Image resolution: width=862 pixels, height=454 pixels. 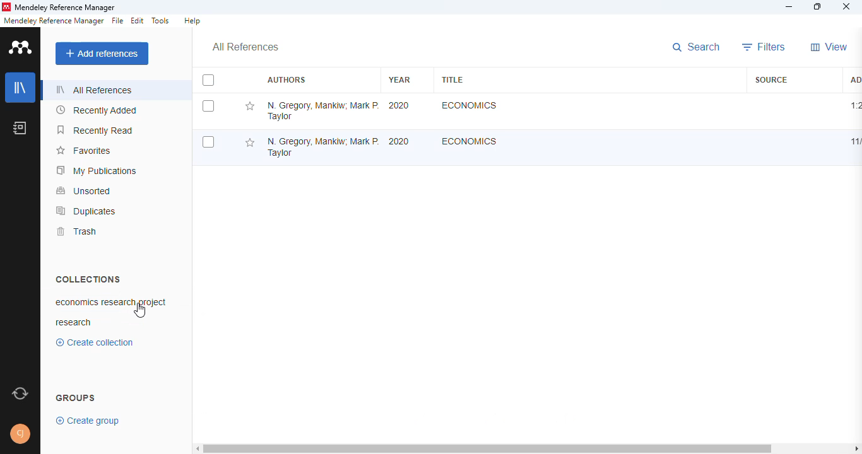 What do you see at coordinates (529, 448) in the screenshot?
I see `horizontal scroll bar` at bounding box center [529, 448].